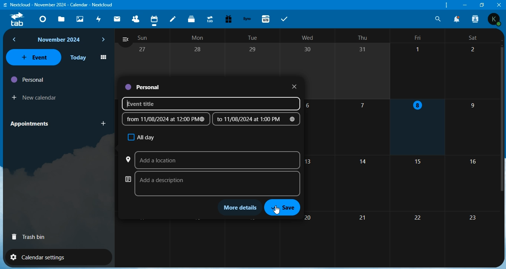 This screenshot has height=269, width=506. I want to click on photos, so click(80, 19).